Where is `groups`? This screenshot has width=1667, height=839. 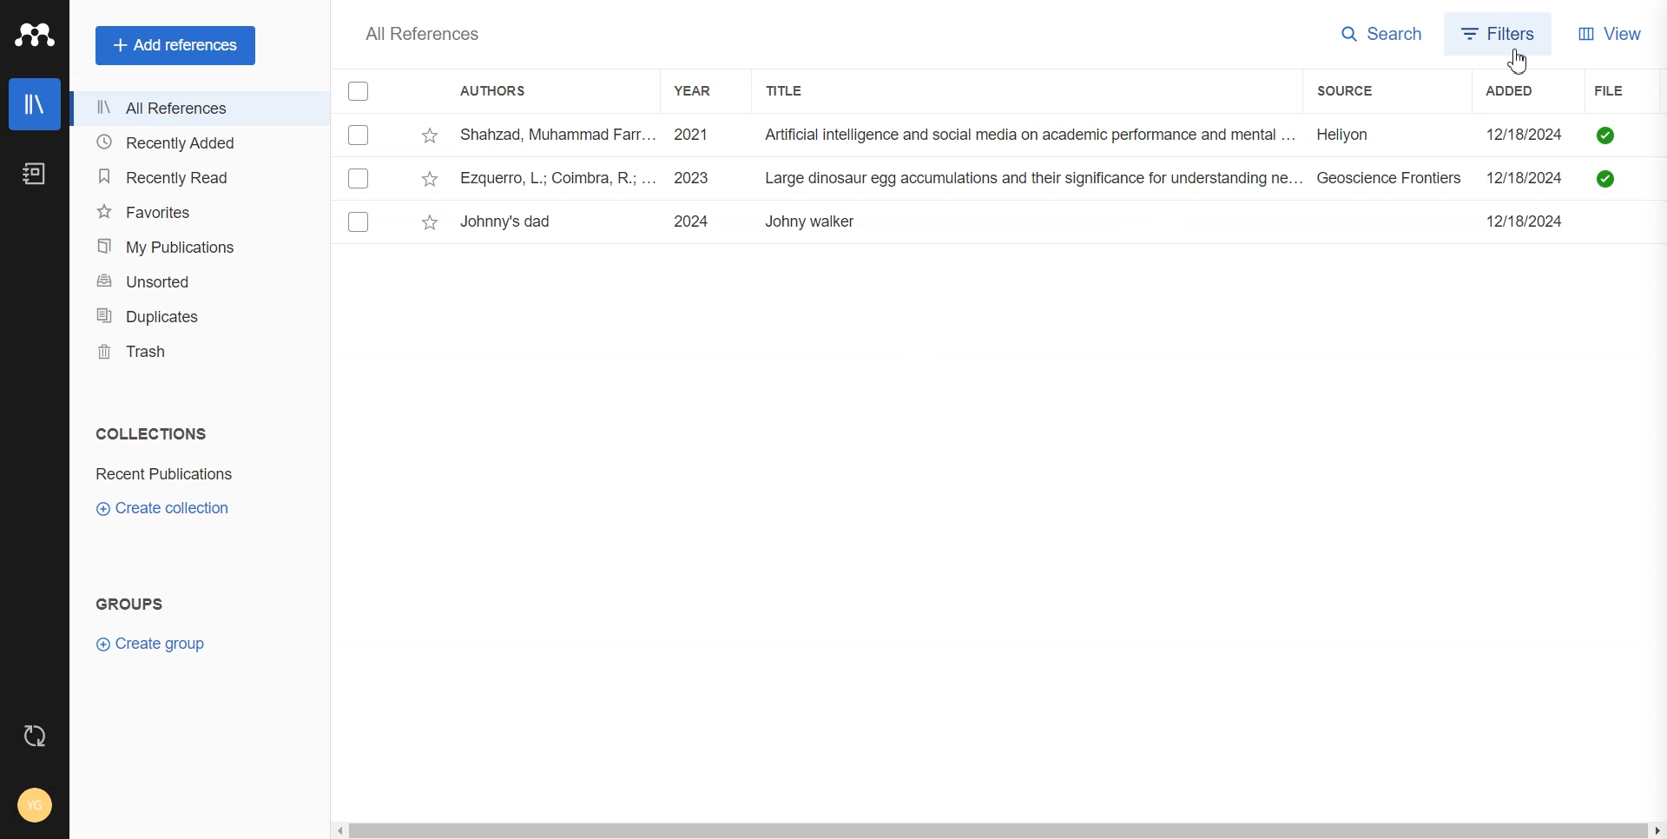
groups is located at coordinates (130, 604).